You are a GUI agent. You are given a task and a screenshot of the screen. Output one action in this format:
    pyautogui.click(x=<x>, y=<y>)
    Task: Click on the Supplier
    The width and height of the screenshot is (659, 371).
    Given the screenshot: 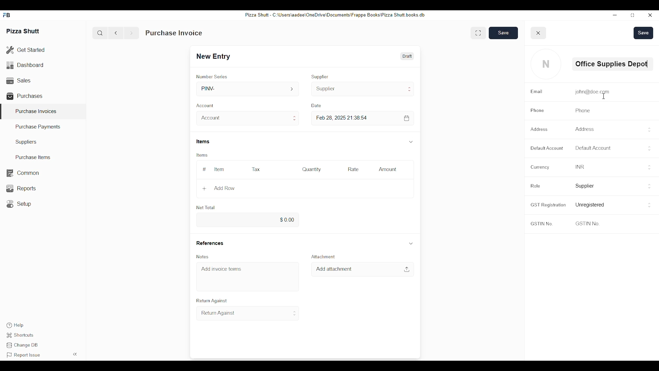 What is the action you would take?
    pyautogui.click(x=320, y=77)
    